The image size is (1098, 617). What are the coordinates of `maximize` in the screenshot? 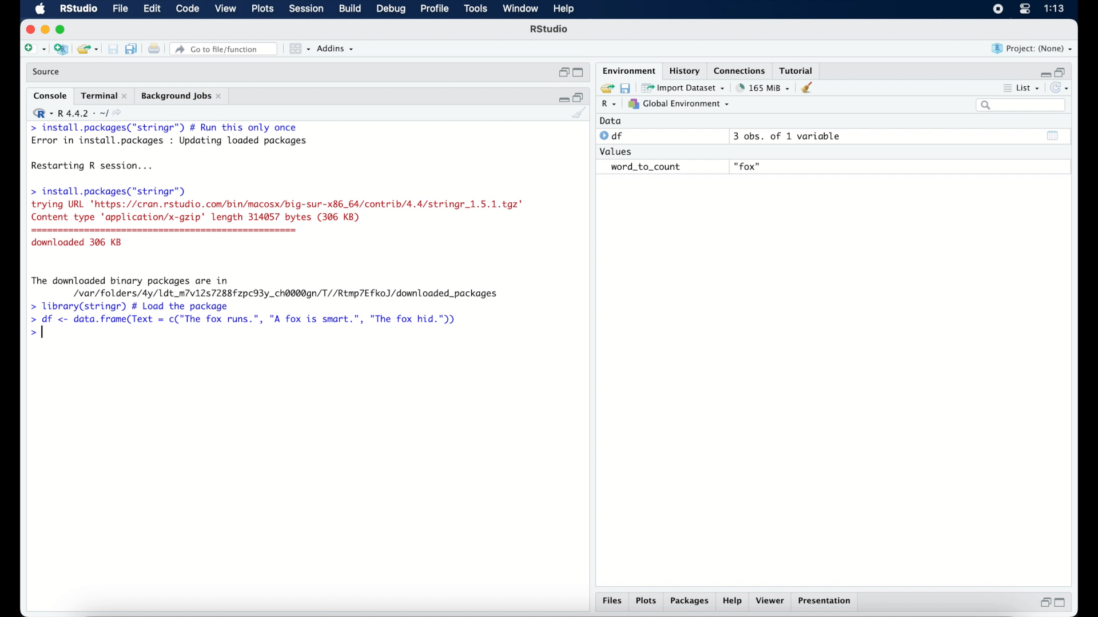 It's located at (1063, 603).